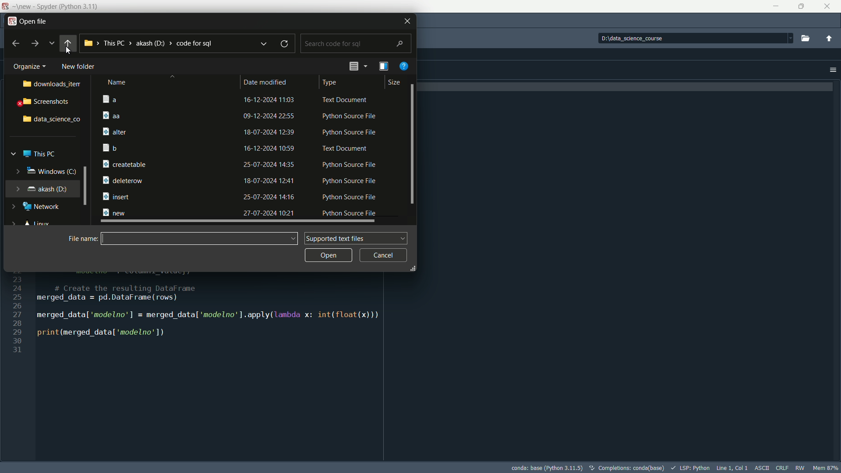 Image resolution: width=841 pixels, height=473 pixels. What do you see at coordinates (194, 239) in the screenshot?
I see `name bar` at bounding box center [194, 239].